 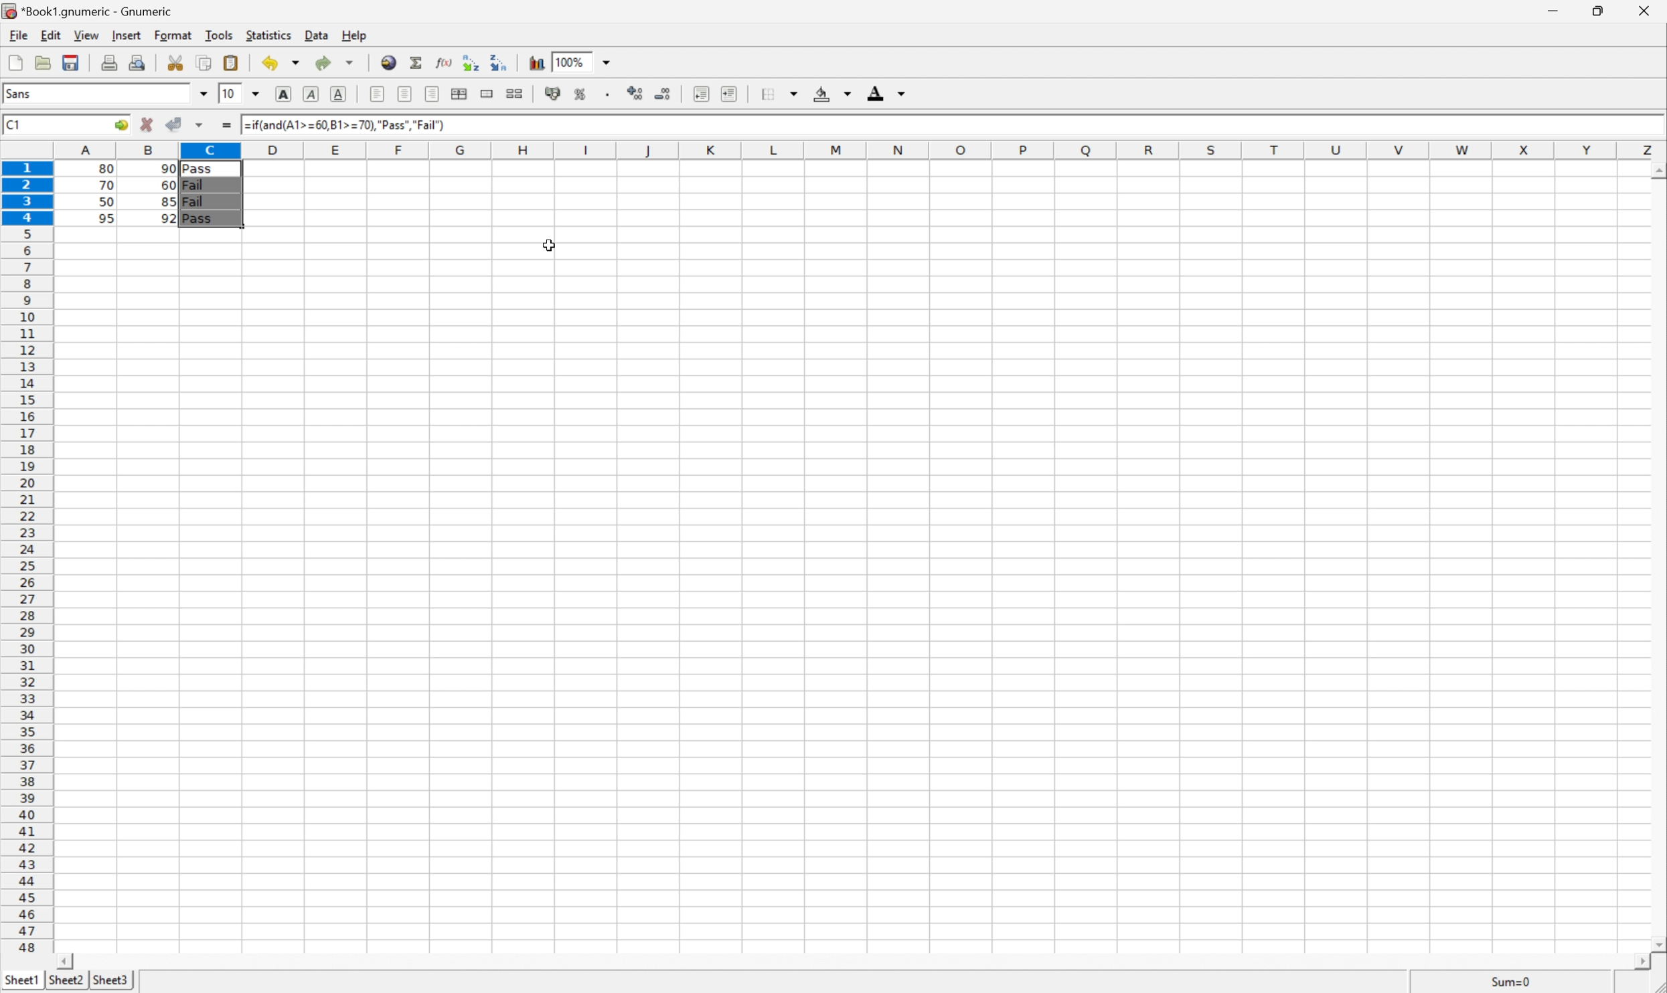 I want to click on Sheet2, so click(x=66, y=980).